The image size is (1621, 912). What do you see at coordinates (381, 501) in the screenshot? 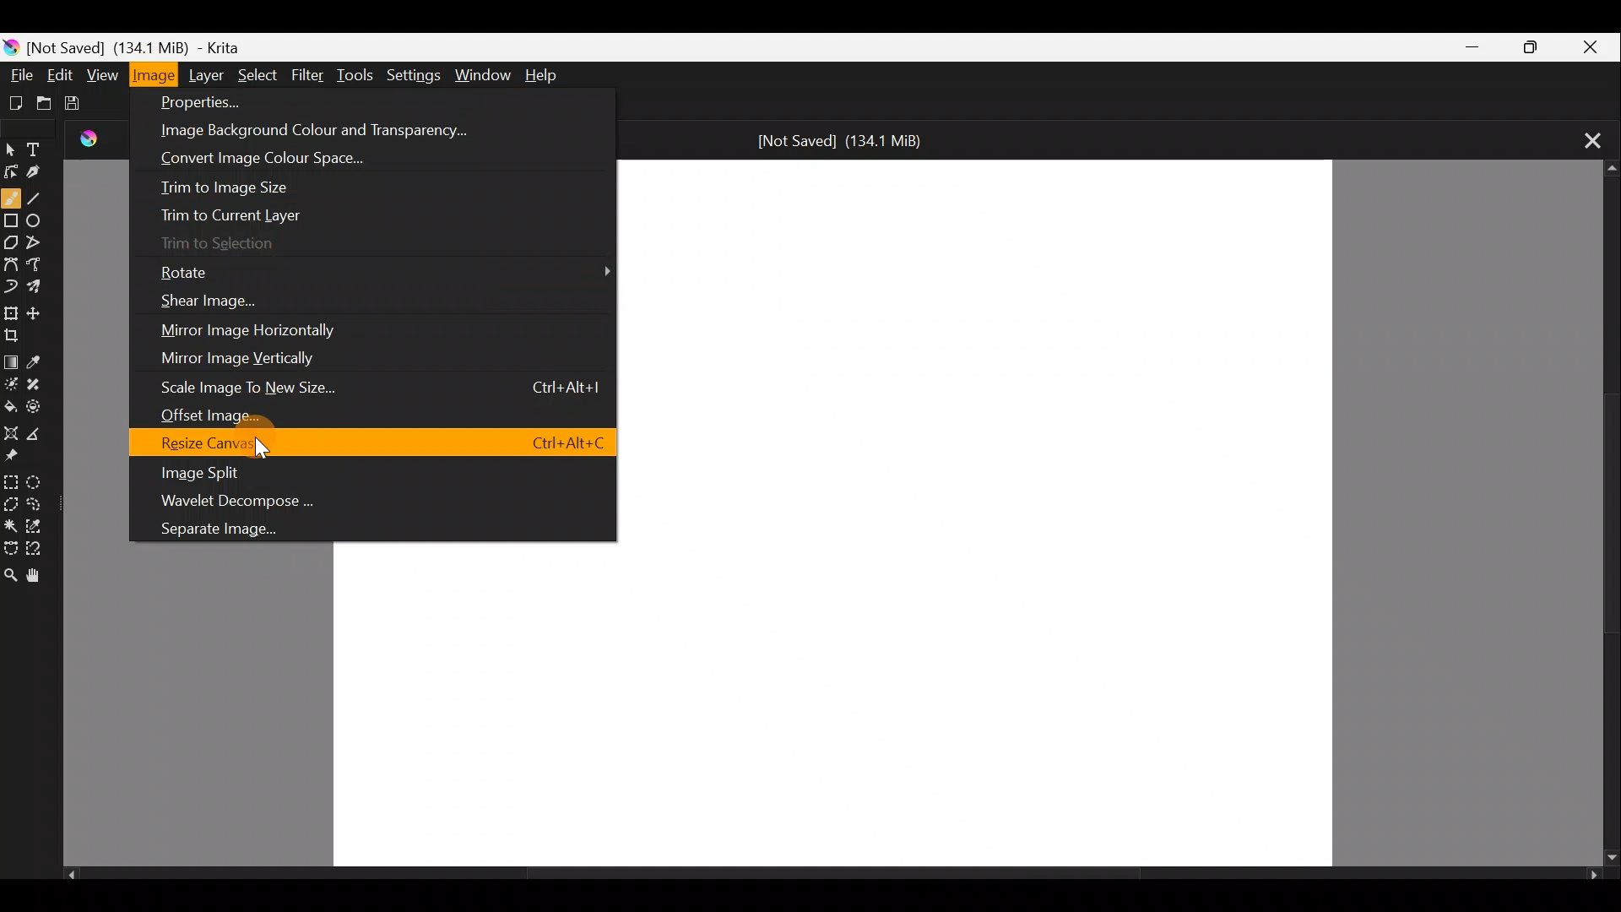
I see `Wavelet decompose` at bounding box center [381, 501].